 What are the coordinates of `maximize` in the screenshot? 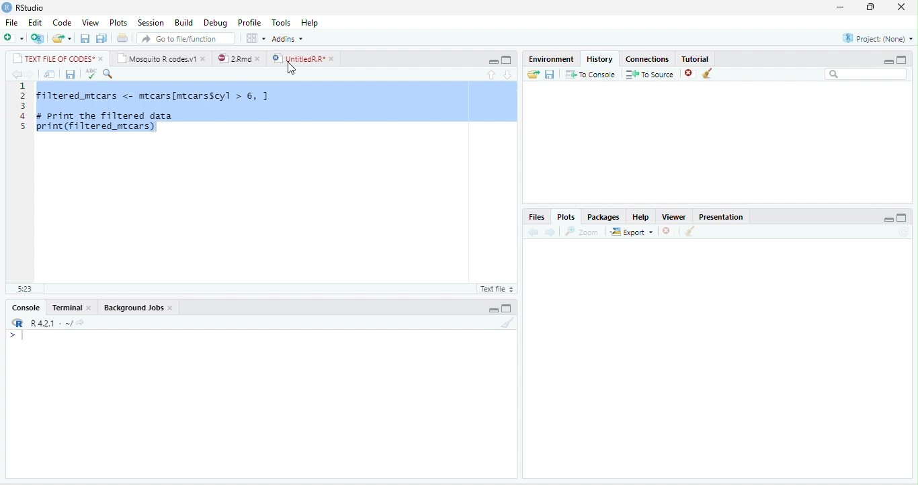 It's located at (901, 60).